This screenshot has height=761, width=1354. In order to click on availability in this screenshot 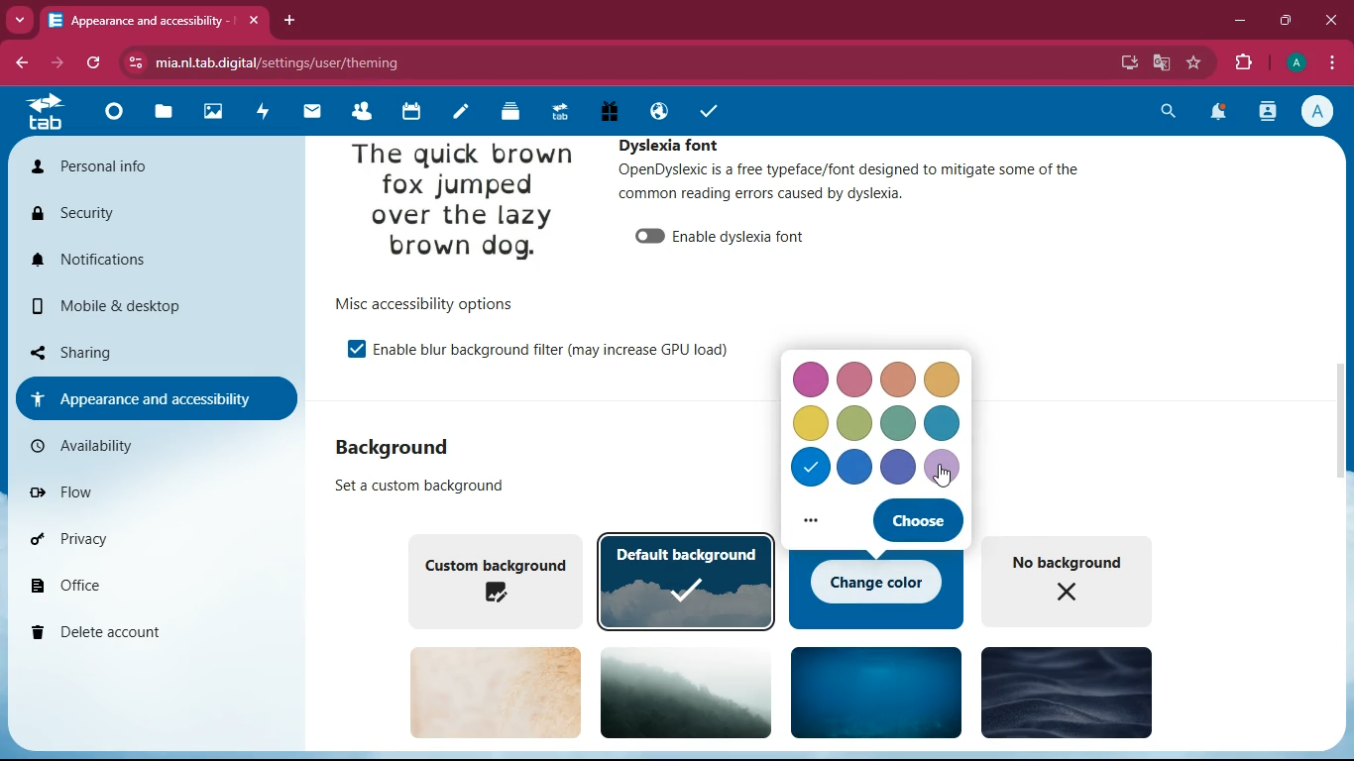, I will do `click(105, 446)`.